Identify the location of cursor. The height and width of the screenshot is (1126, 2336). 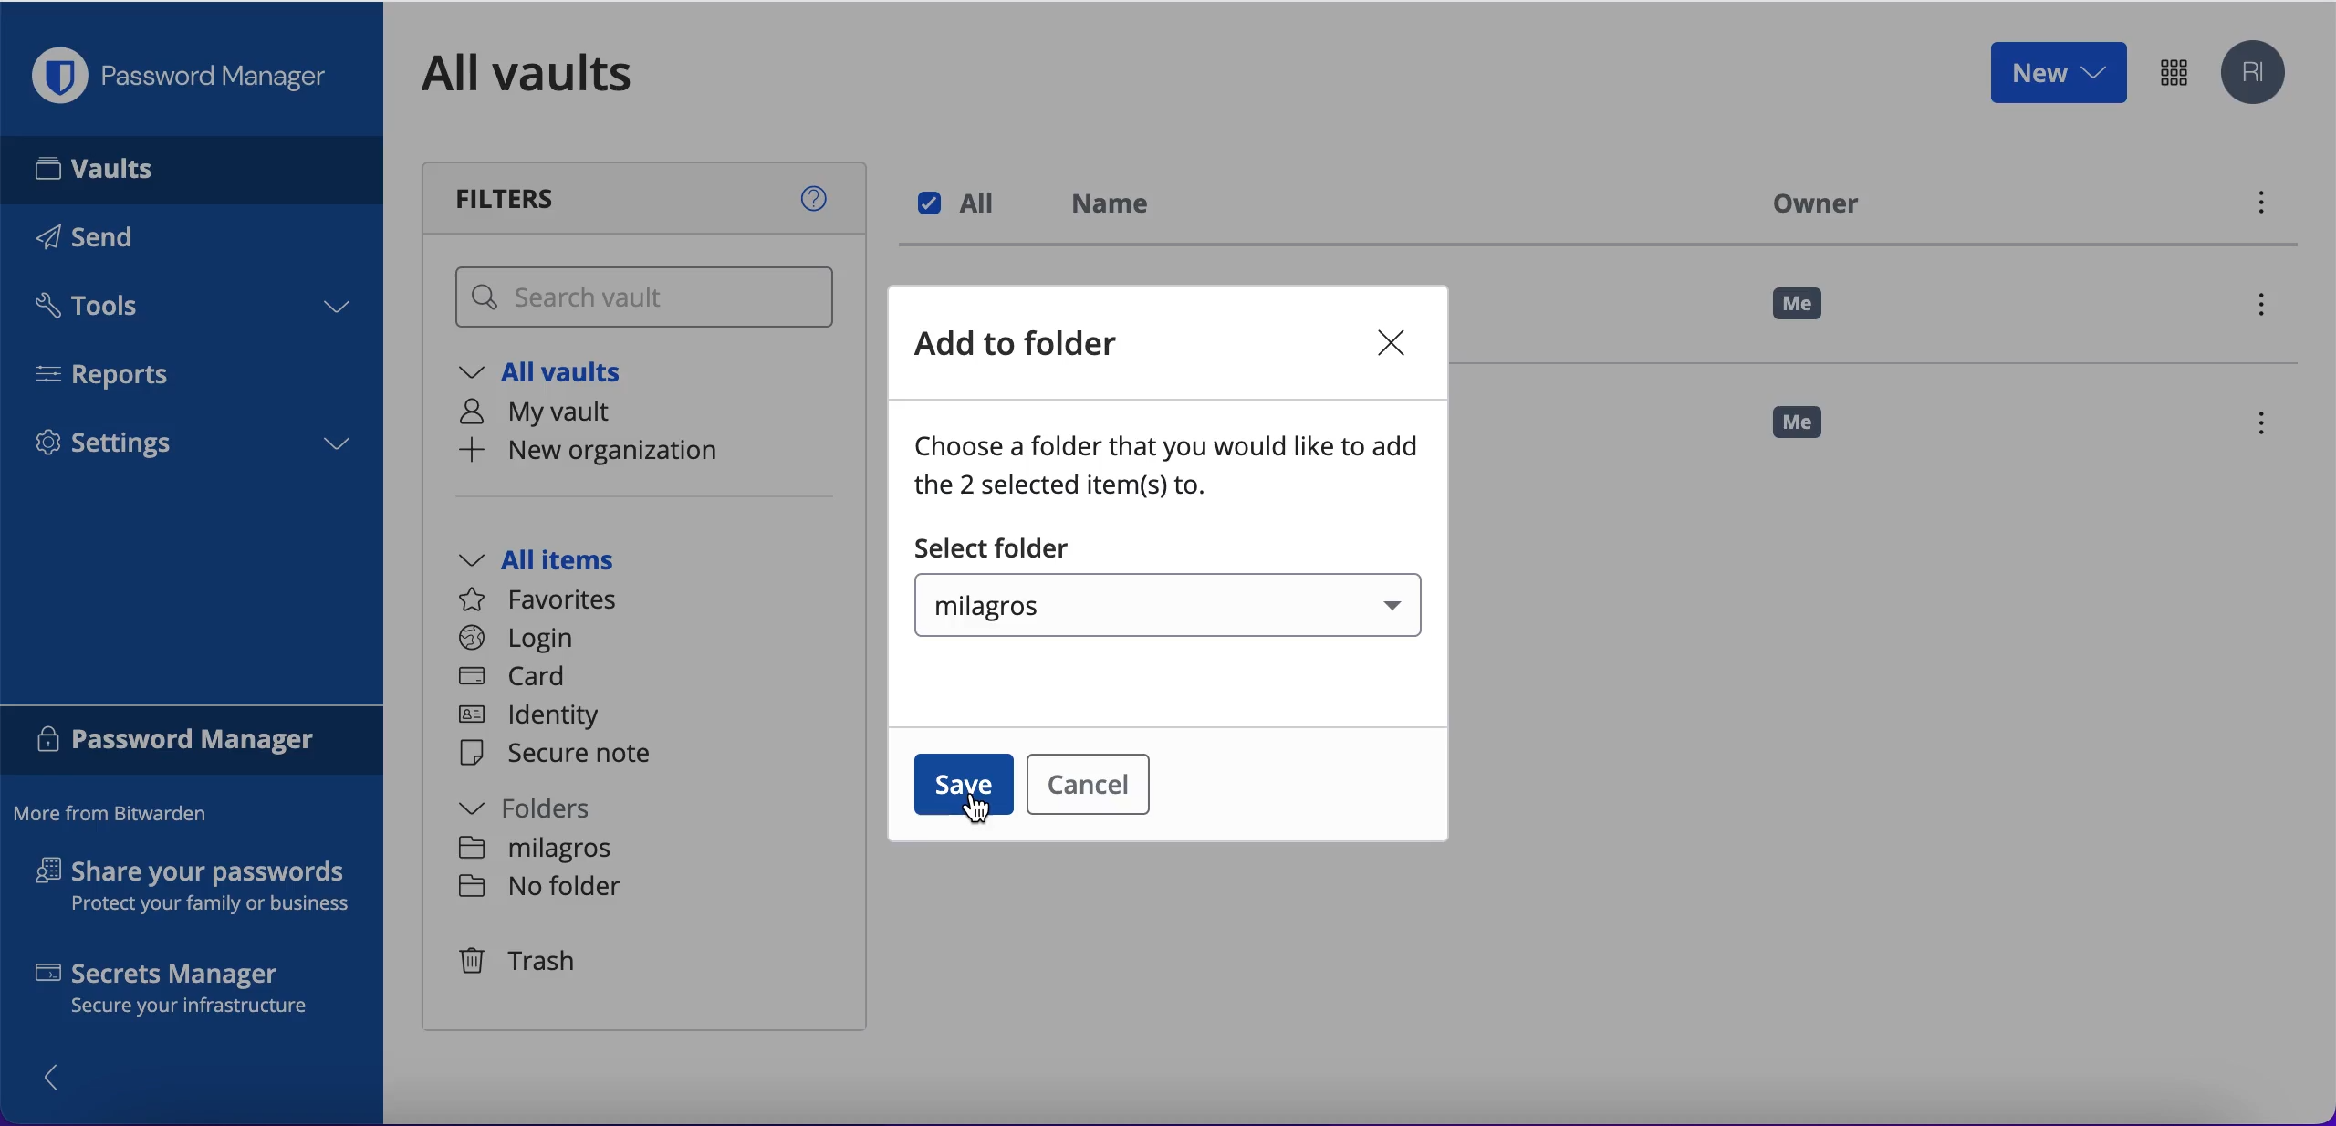
(985, 813).